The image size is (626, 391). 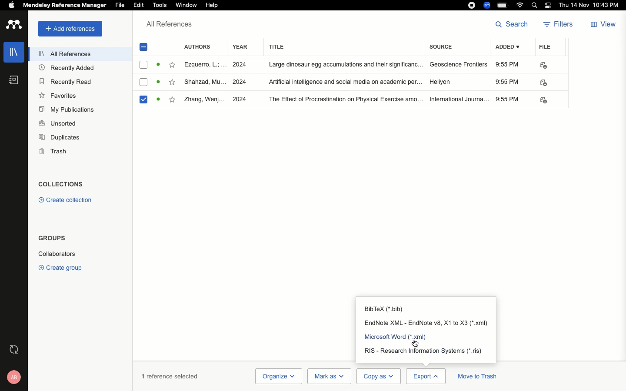 I want to click on artificial intelligence and social media on academic, so click(x=345, y=81).